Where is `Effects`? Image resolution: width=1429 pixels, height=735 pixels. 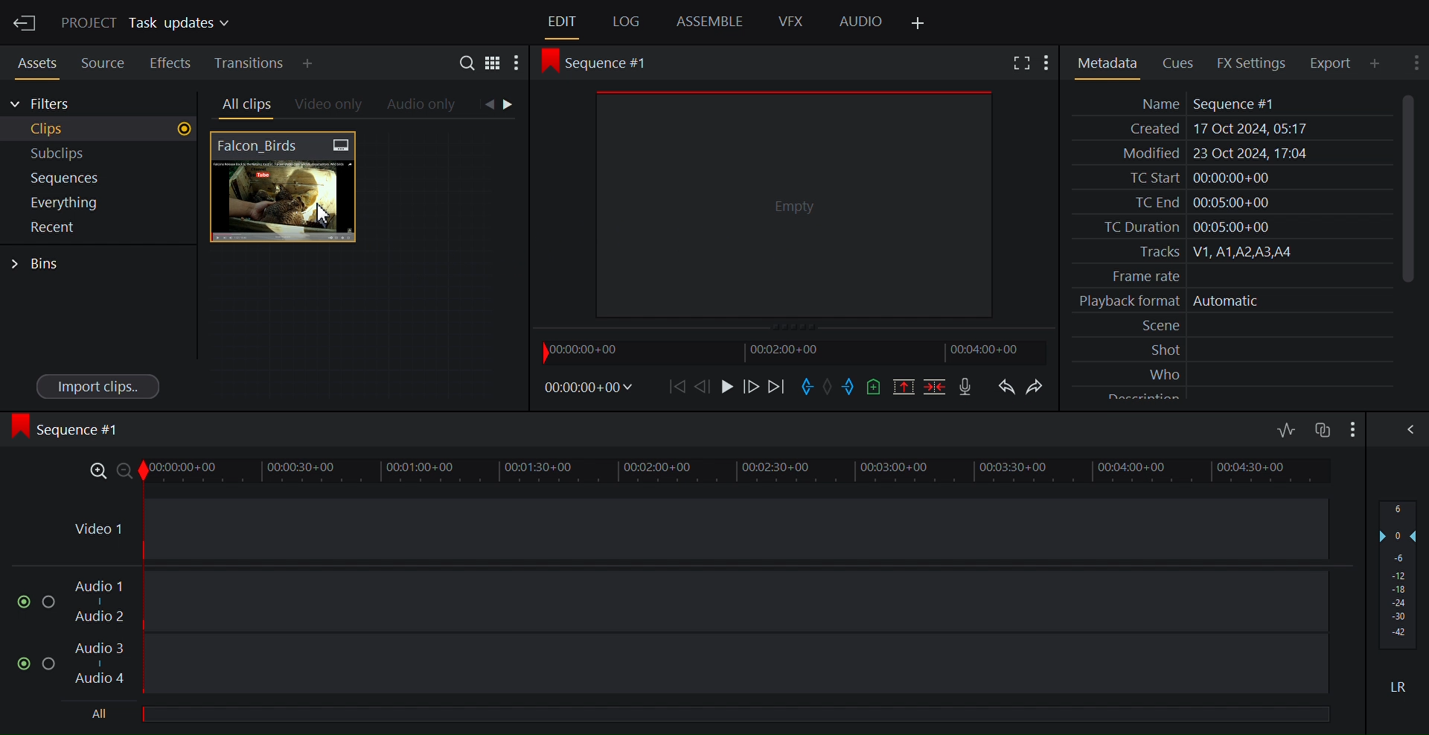 Effects is located at coordinates (170, 61).